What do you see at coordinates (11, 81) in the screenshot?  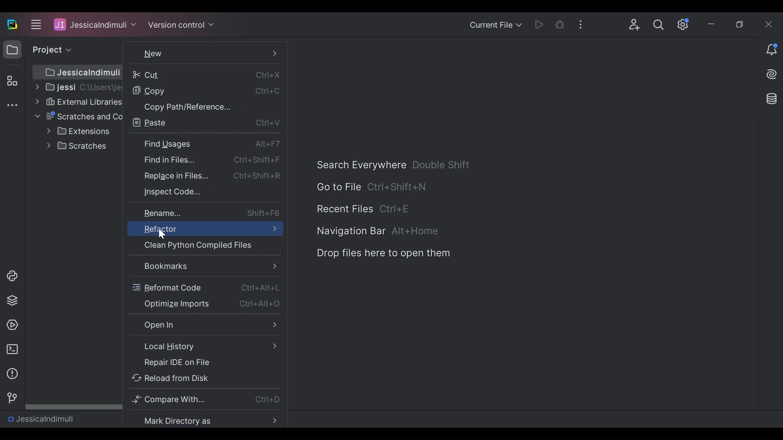 I see `Structure` at bounding box center [11, 81].